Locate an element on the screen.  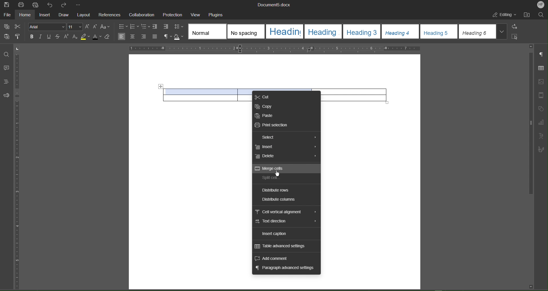
More is located at coordinates (79, 5).